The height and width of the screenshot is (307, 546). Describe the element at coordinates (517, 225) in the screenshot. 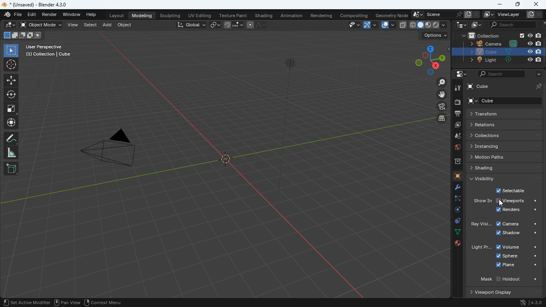

I see `camera` at that location.